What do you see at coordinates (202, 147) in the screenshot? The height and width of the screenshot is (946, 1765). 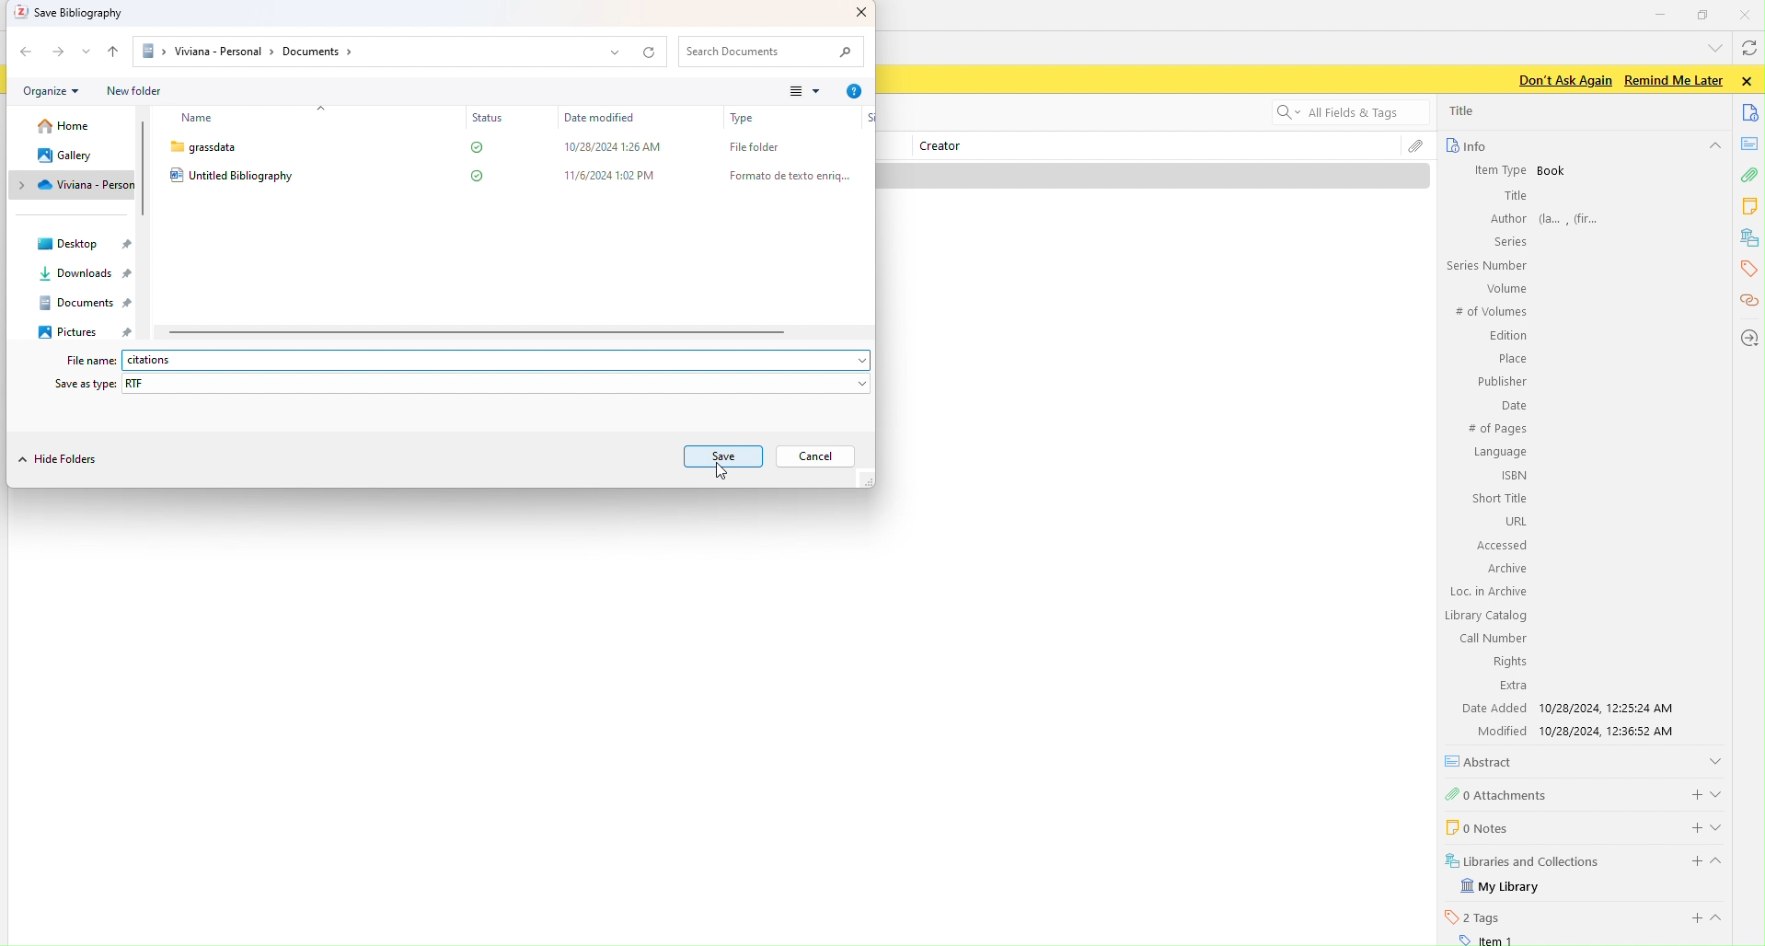 I see `grassdata` at bounding box center [202, 147].